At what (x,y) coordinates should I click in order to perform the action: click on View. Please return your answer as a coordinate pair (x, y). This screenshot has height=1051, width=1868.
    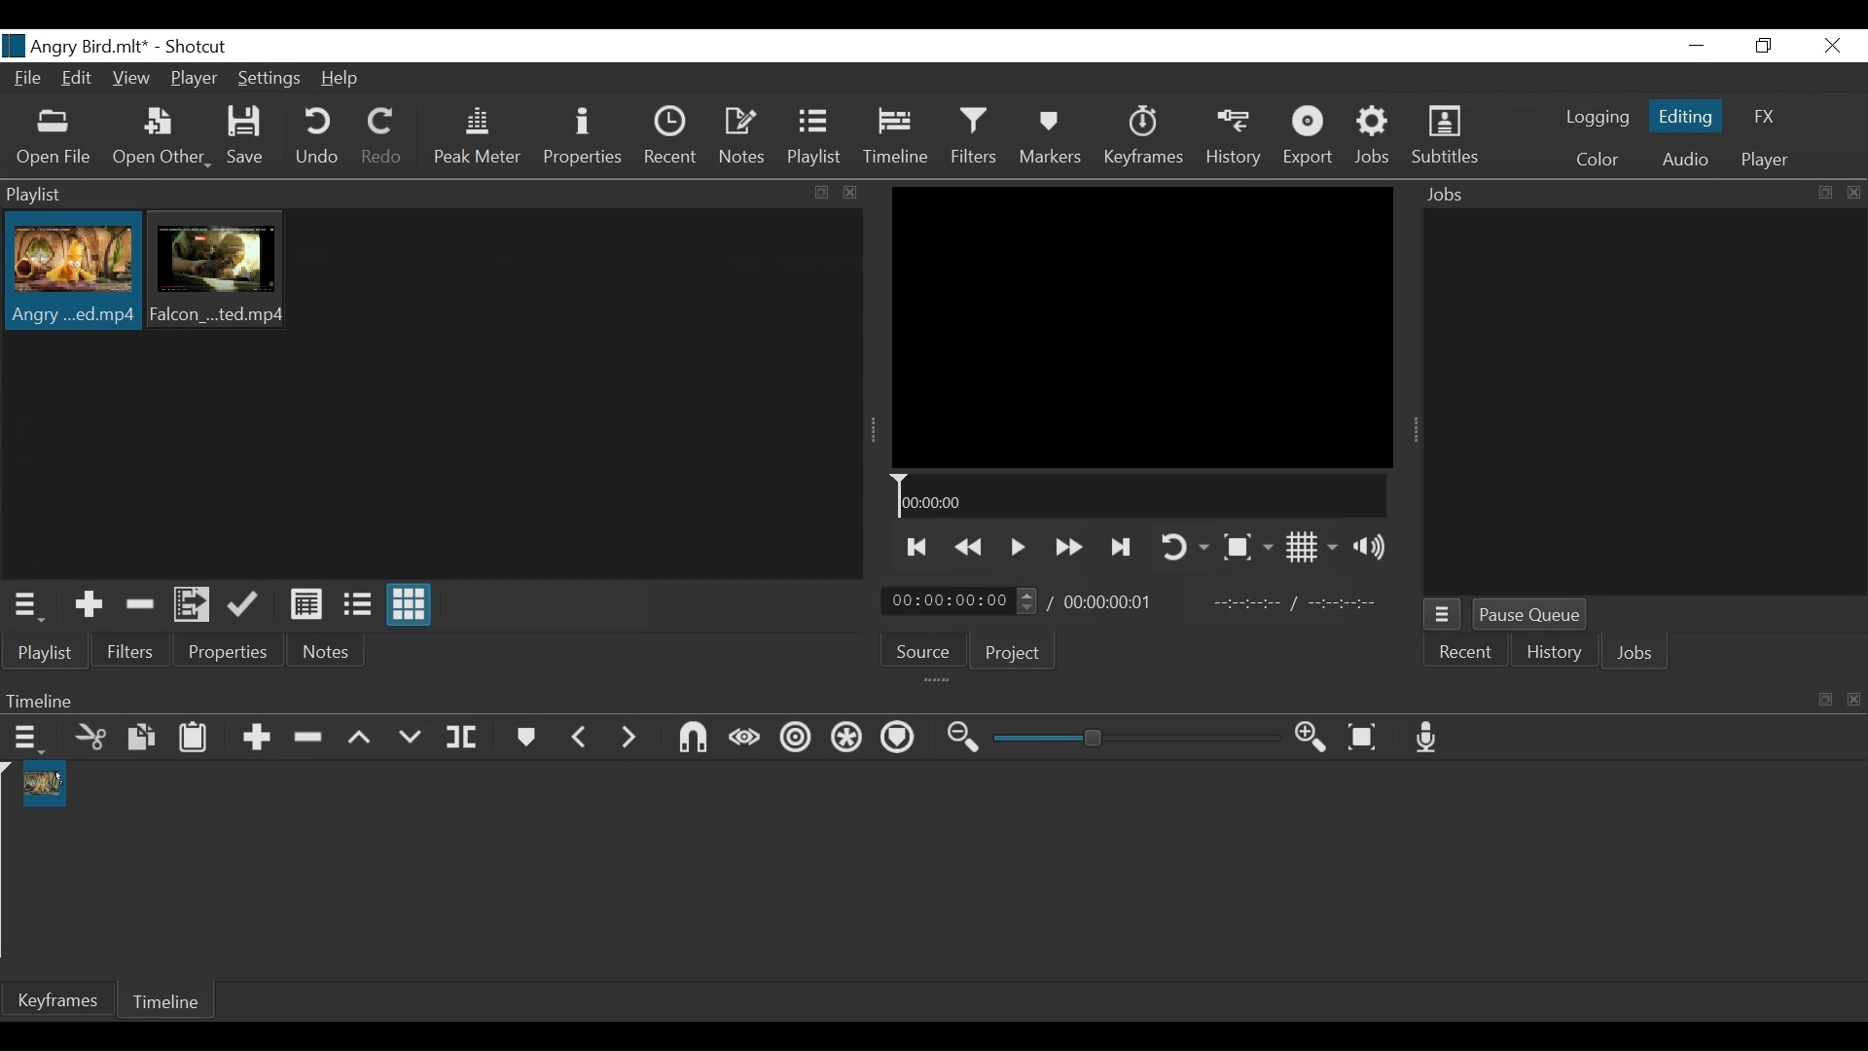
    Looking at the image, I should click on (131, 79).